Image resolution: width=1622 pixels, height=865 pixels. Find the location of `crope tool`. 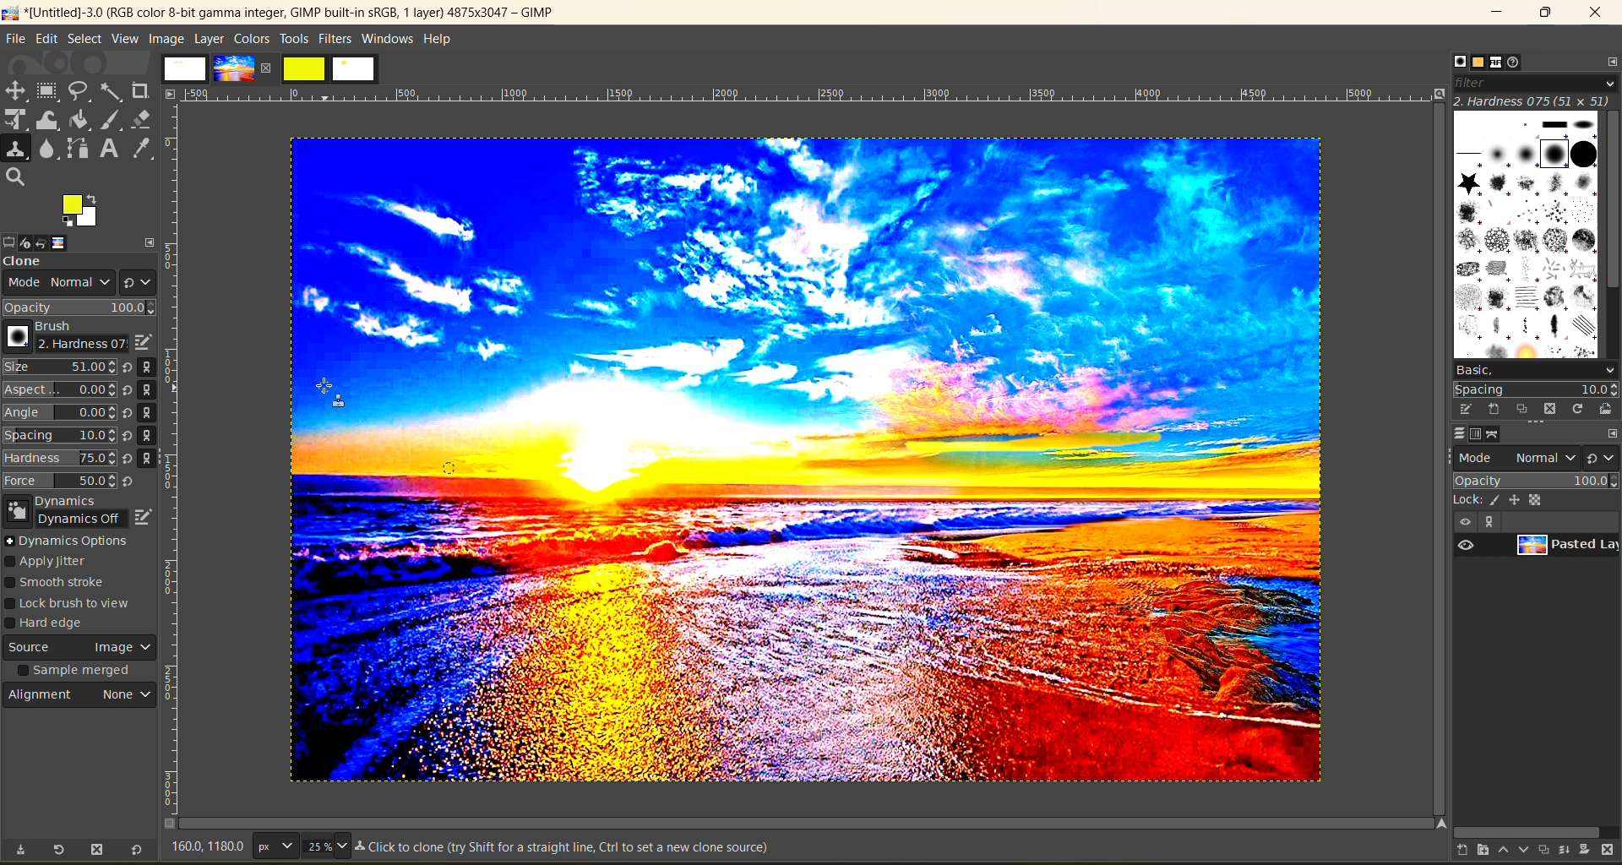

crope tool is located at coordinates (140, 89).